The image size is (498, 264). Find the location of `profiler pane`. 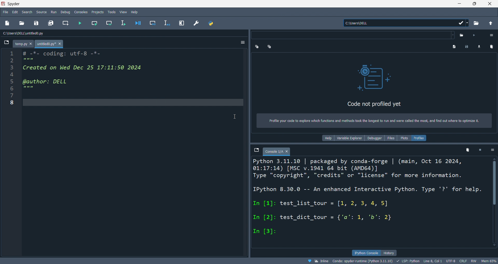

profiler pane is located at coordinates (373, 82).